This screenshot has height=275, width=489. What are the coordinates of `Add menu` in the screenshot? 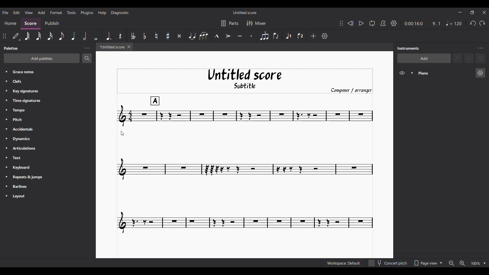 It's located at (41, 12).